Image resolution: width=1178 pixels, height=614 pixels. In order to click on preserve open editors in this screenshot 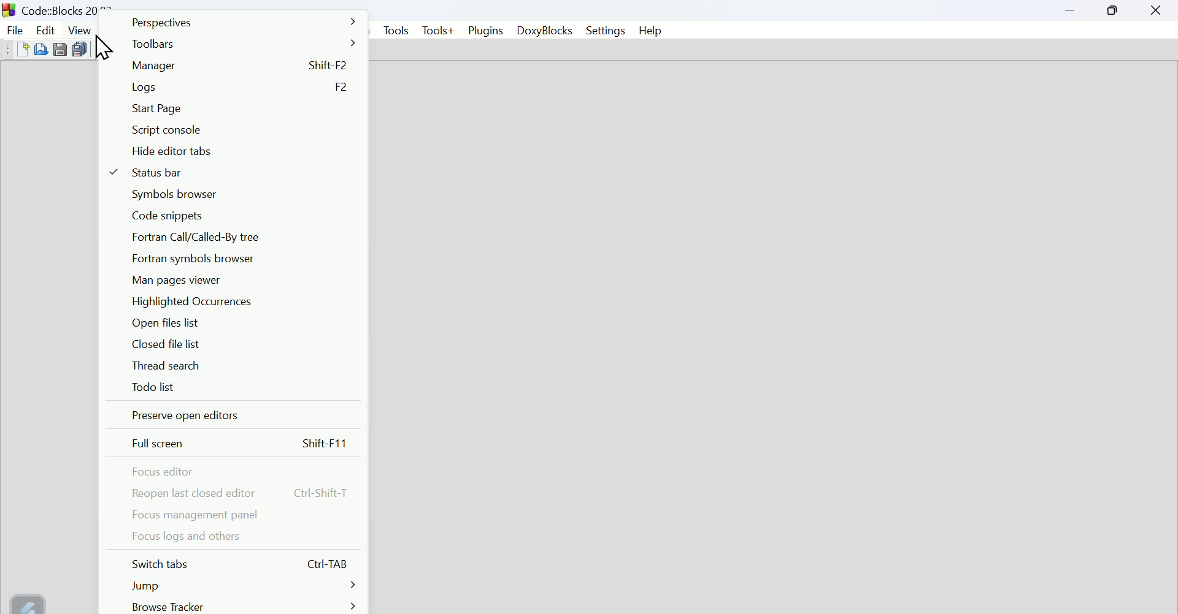, I will do `click(187, 415)`.